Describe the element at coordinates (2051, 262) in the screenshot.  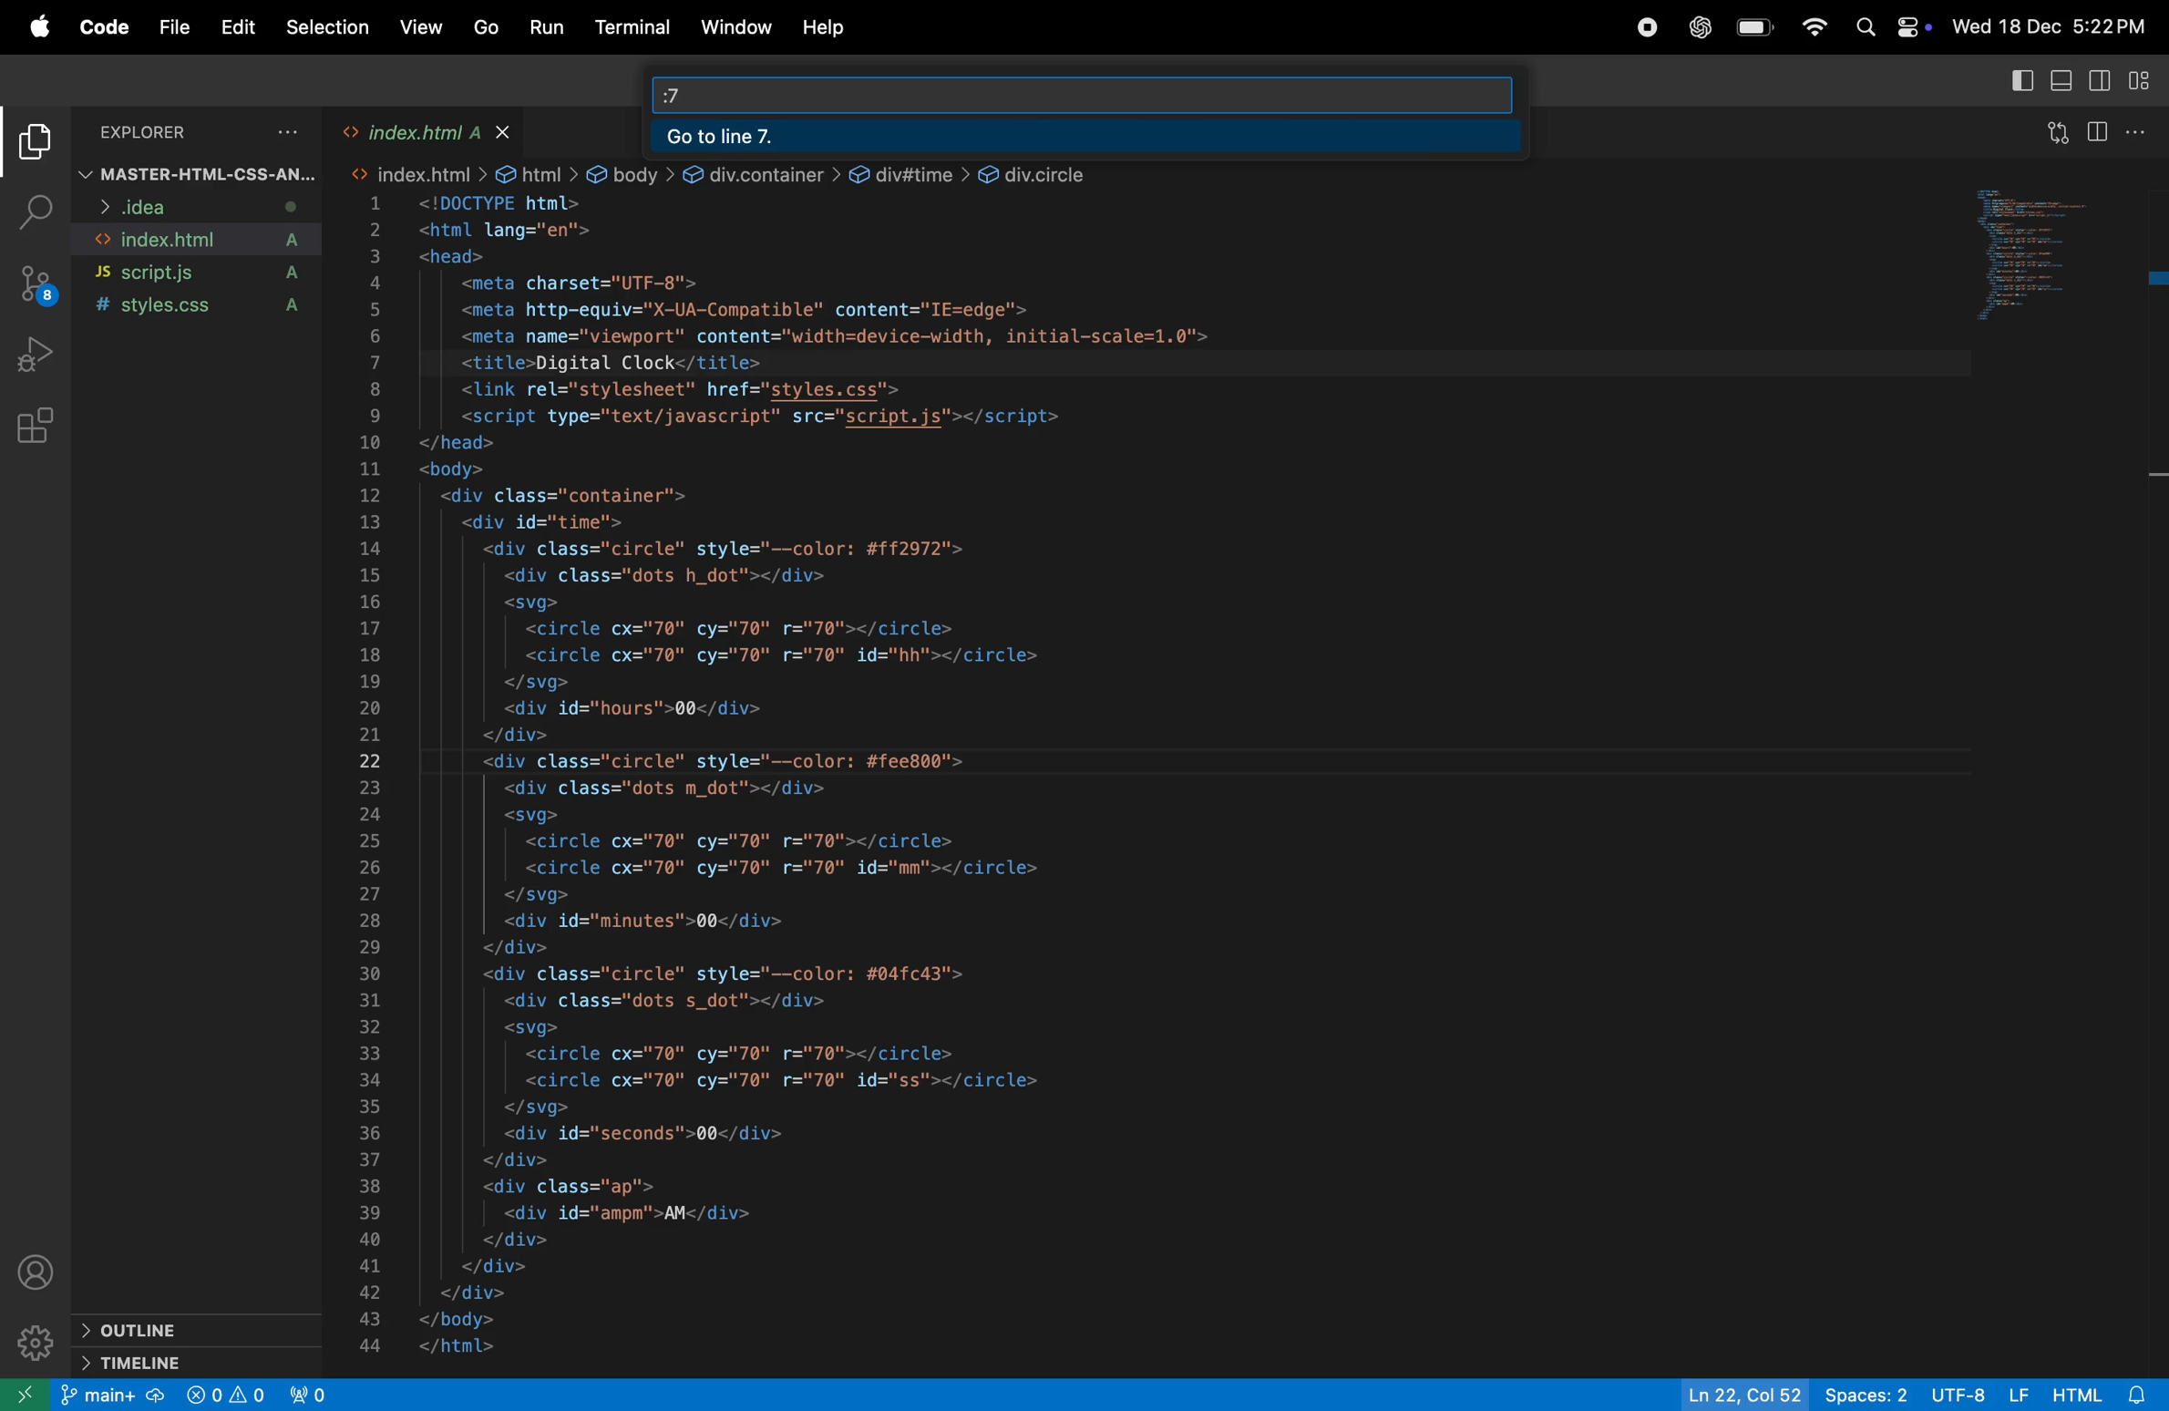
I see `code window` at that location.